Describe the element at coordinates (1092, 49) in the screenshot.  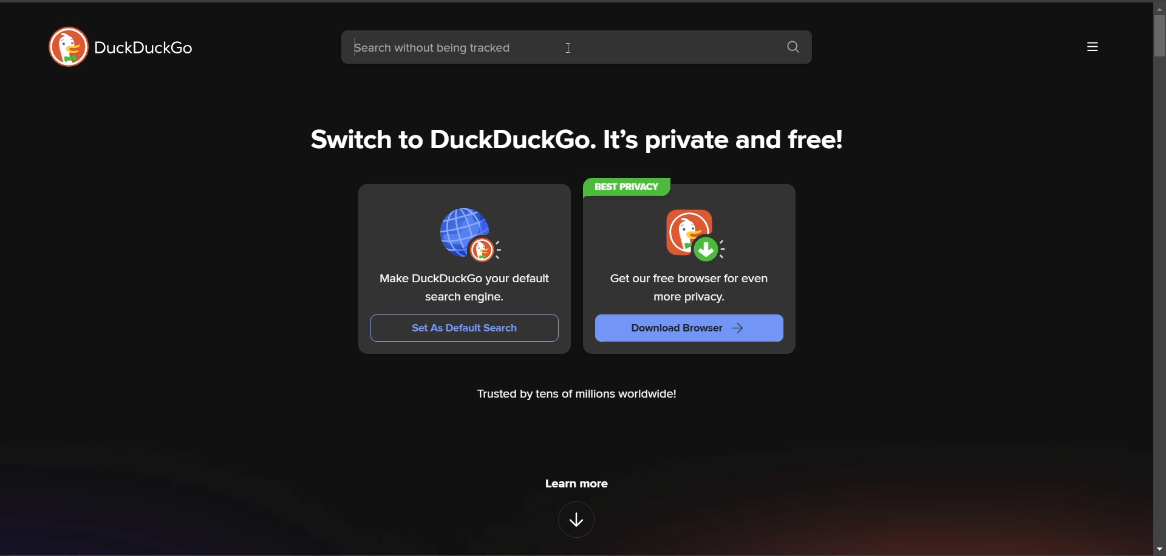
I see `more options` at that location.